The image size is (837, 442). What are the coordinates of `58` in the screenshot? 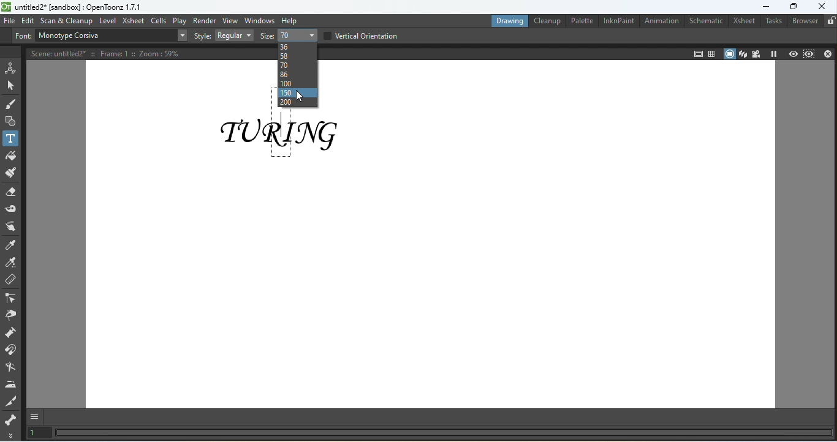 It's located at (295, 56).